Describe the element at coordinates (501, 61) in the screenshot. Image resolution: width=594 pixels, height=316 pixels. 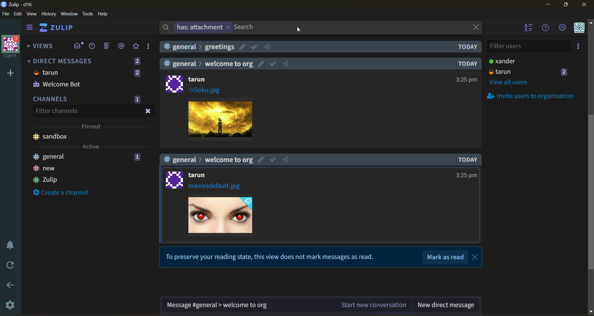
I see `xander` at that location.